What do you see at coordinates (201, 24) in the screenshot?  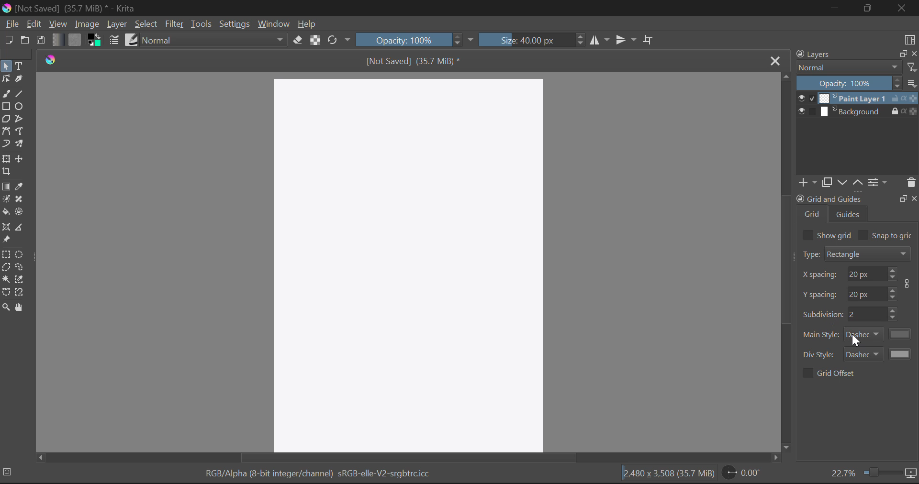 I see `Tools` at bounding box center [201, 24].